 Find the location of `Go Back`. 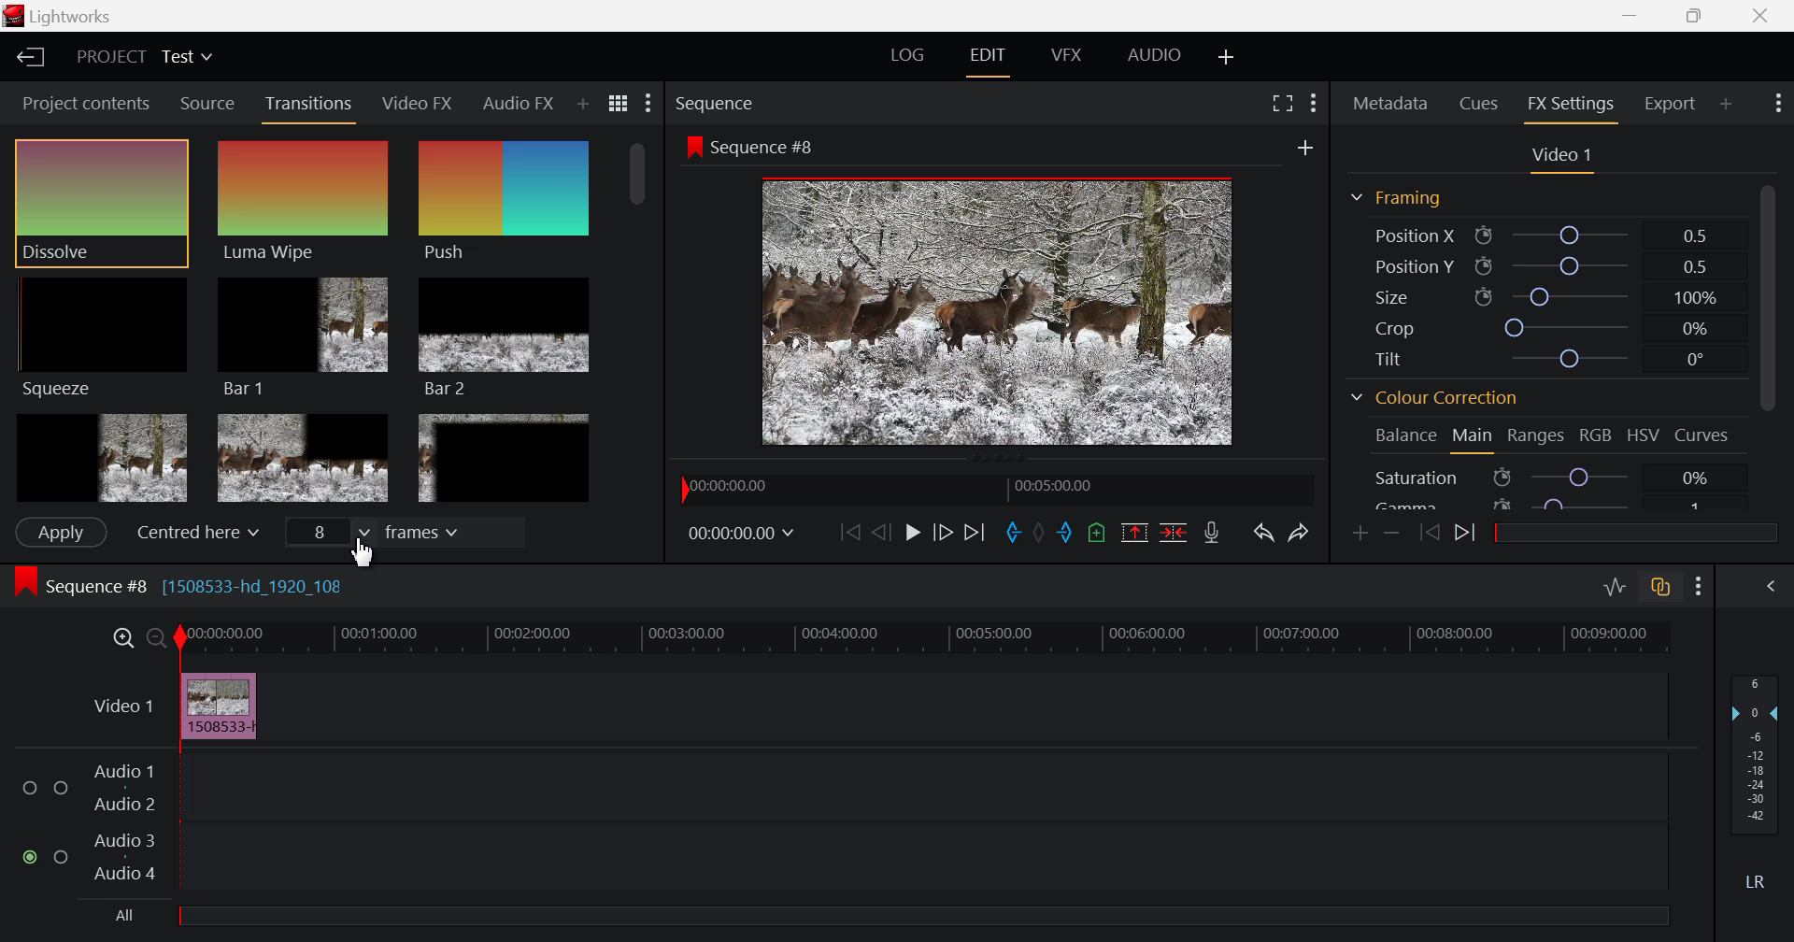

Go Back is located at coordinates (881, 534).